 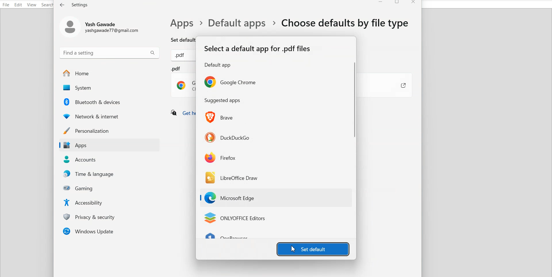 I want to click on Firefox, so click(x=221, y=157).